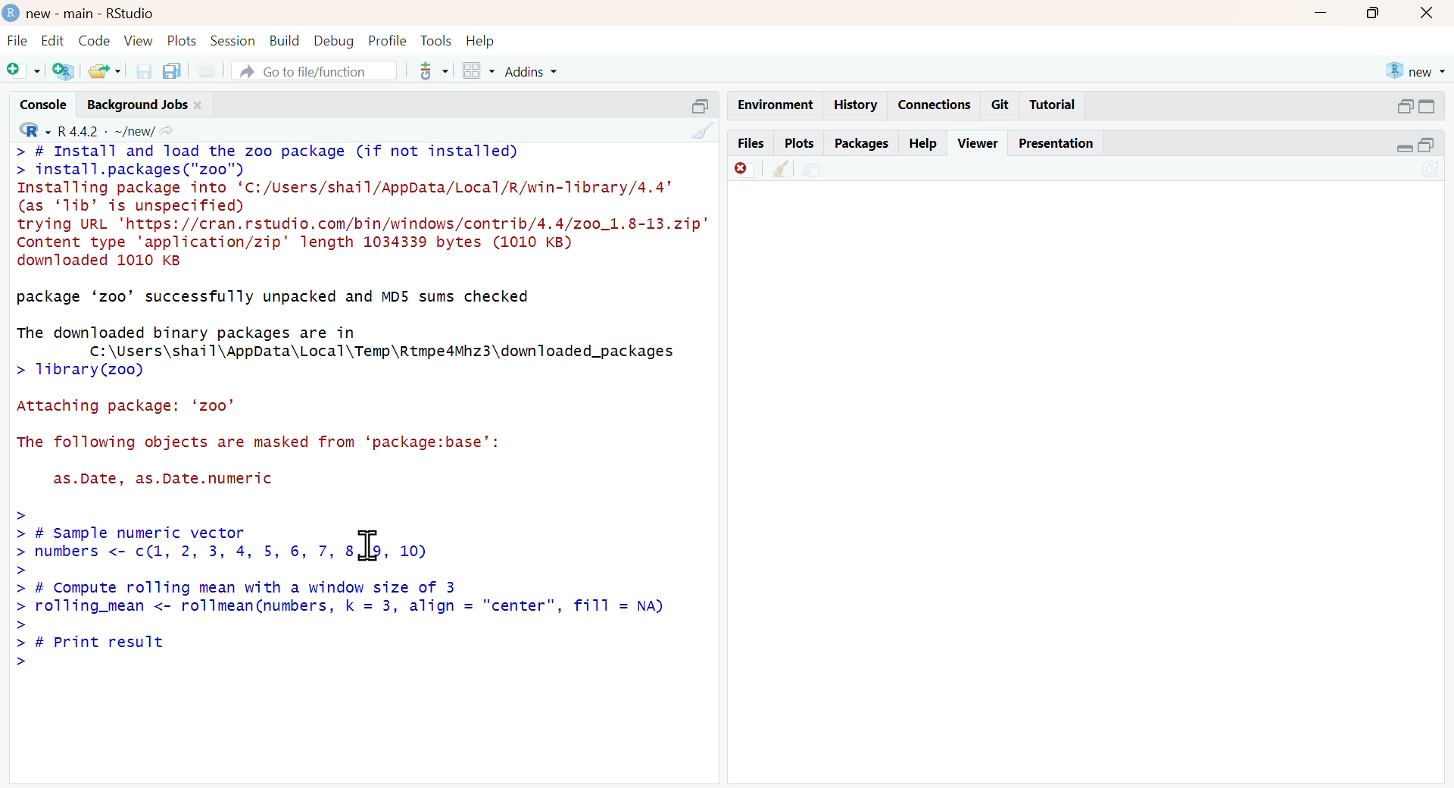  I want to click on grid, so click(481, 71).